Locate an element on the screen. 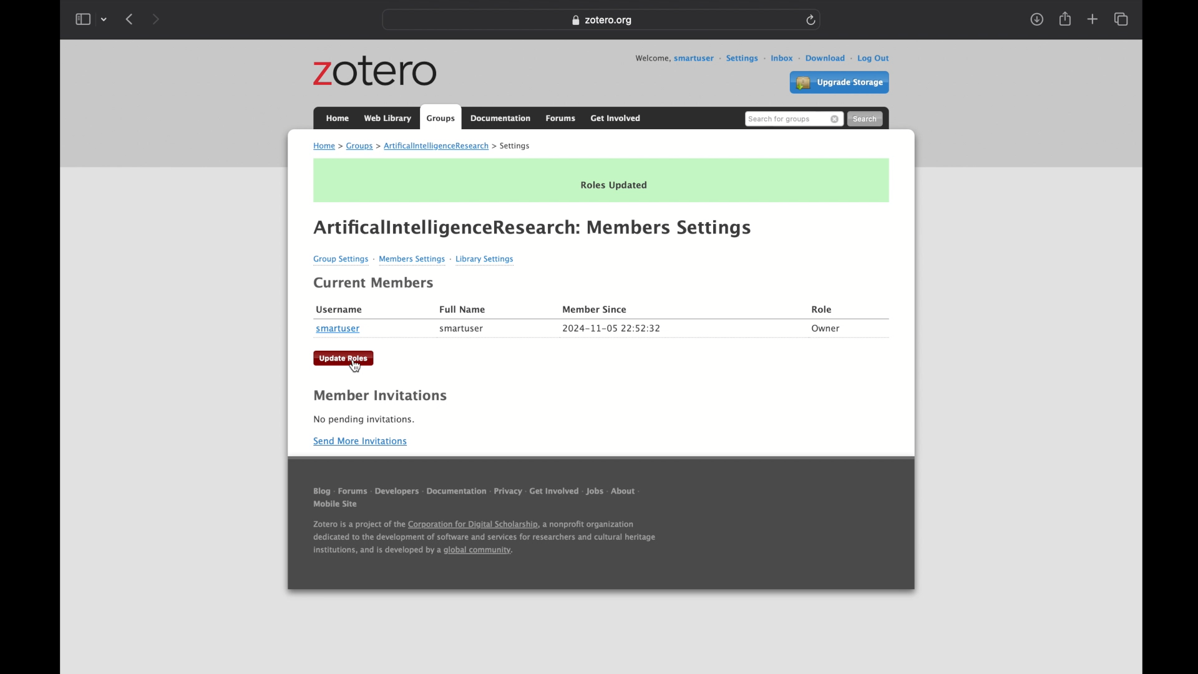 This screenshot has width=1198, height=674. member invitations is located at coordinates (380, 396).